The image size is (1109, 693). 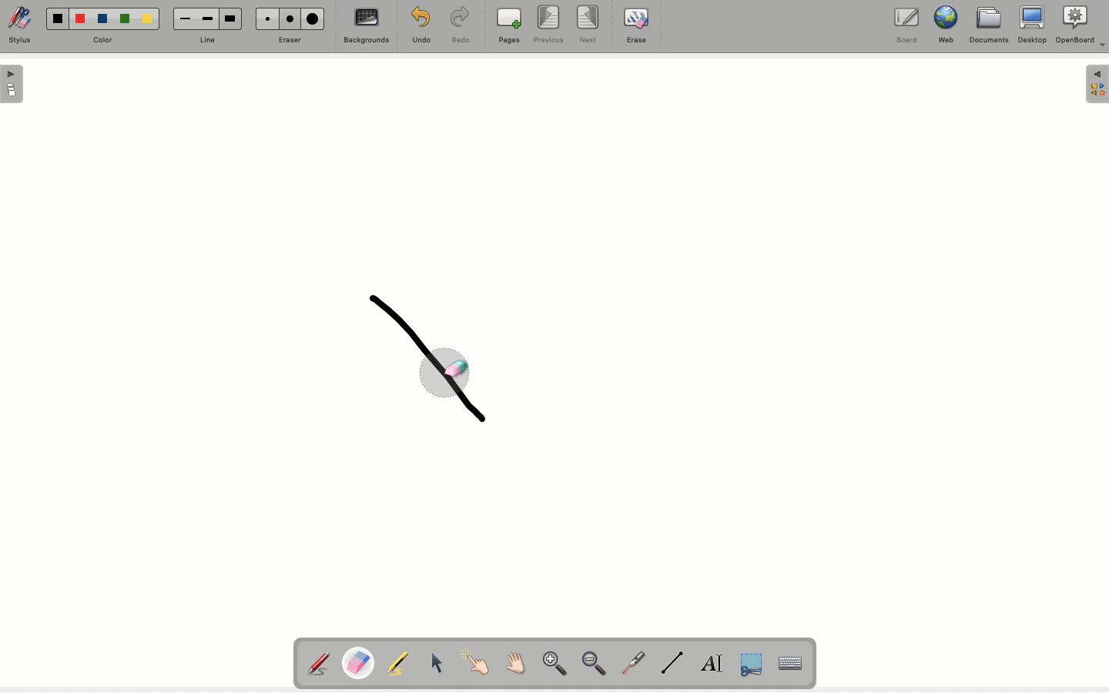 I want to click on Menu, so click(x=1097, y=85).